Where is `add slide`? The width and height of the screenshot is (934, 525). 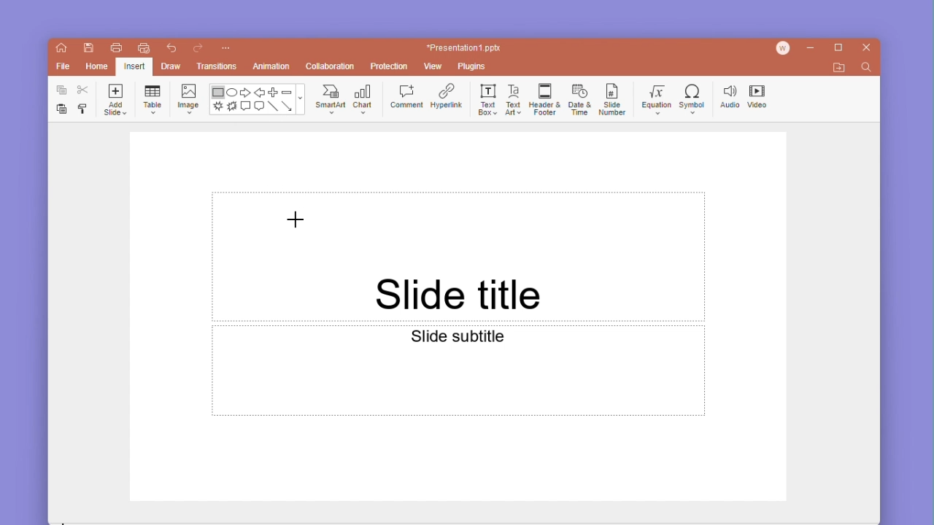
add slide is located at coordinates (115, 100).